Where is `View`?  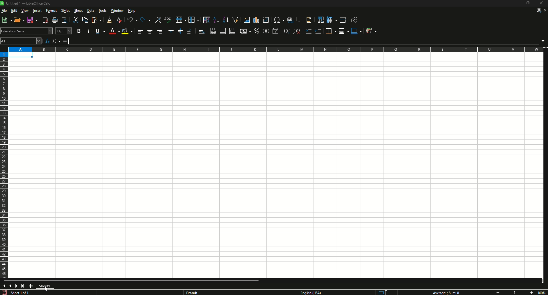
View is located at coordinates (25, 10).